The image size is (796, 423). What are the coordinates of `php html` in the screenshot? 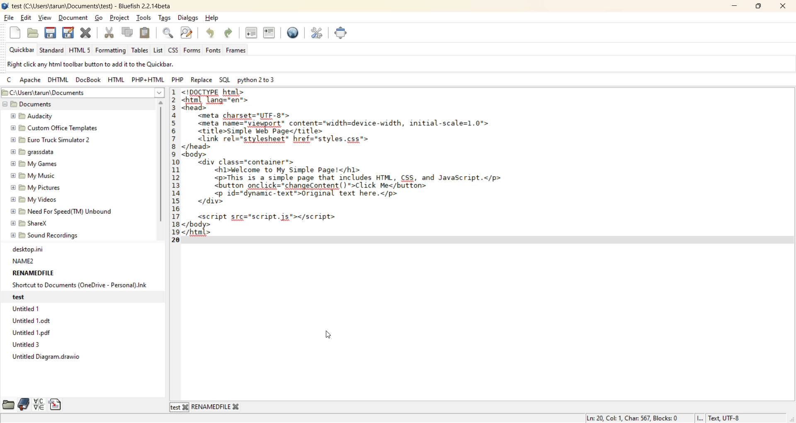 It's located at (149, 80).